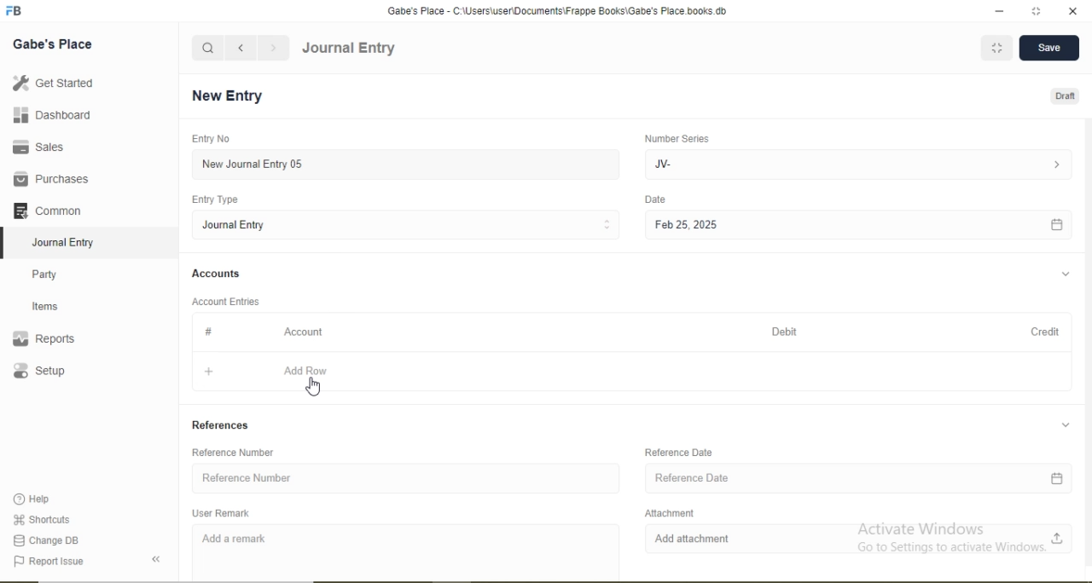 The height and width of the screenshot is (583, 1092). What do you see at coordinates (305, 332) in the screenshot?
I see `Account` at bounding box center [305, 332].